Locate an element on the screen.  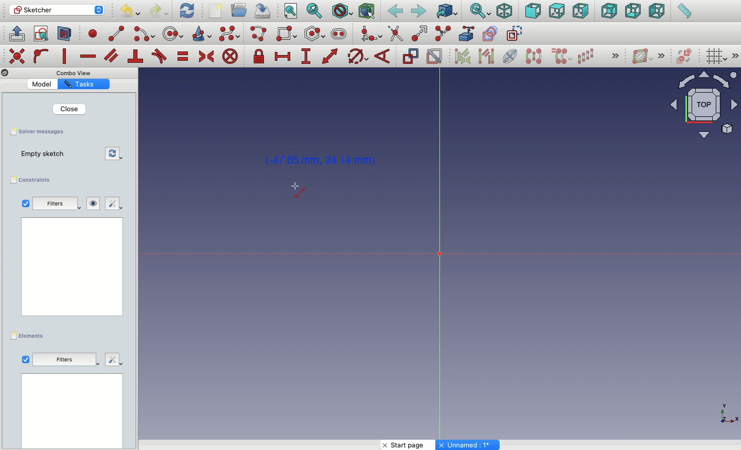
Coordinates is located at coordinates (324, 162).